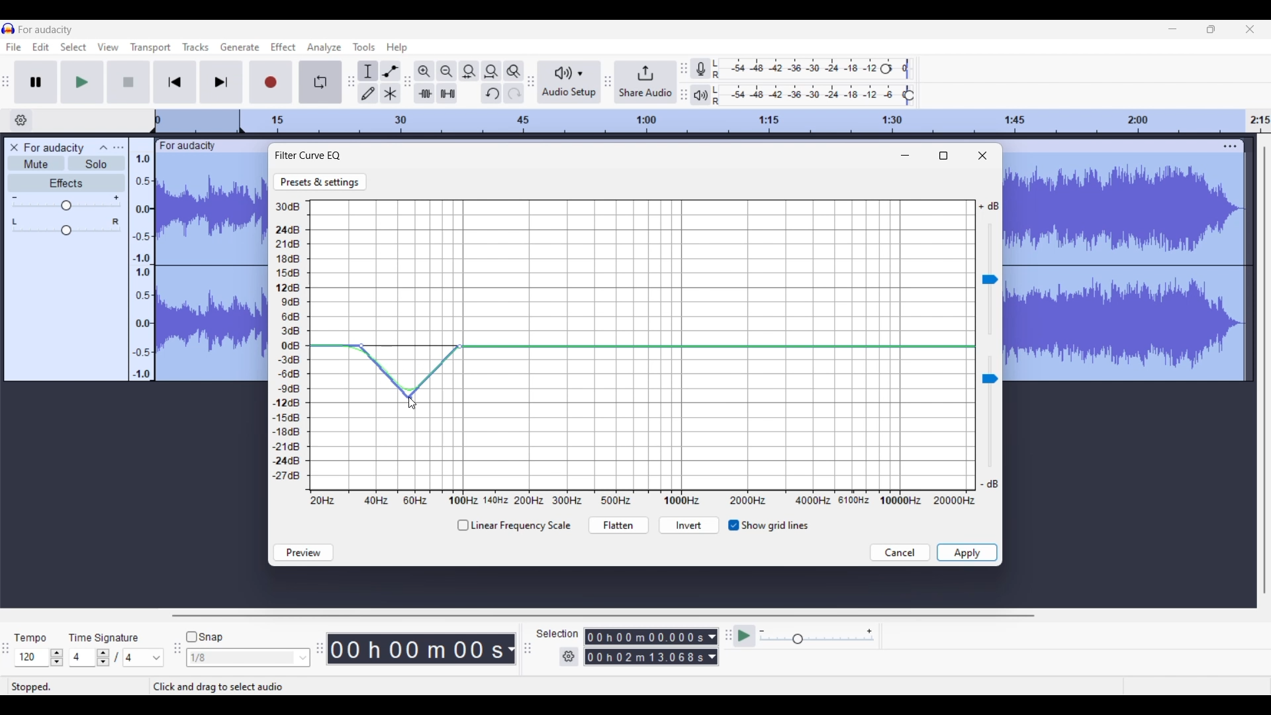  I want to click on Change pan, so click(66, 231).